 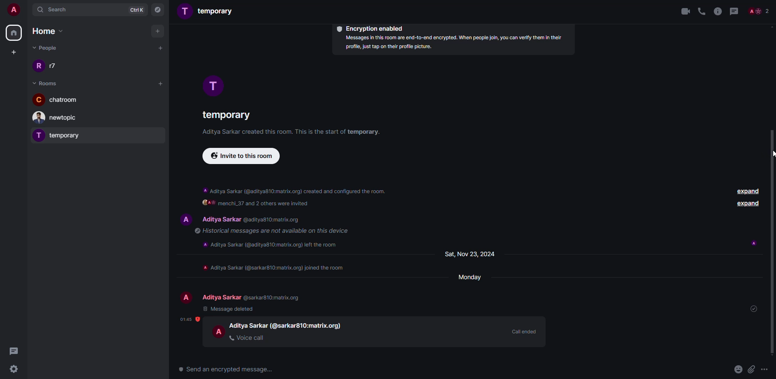 I want to click on attach, so click(x=752, y=369).